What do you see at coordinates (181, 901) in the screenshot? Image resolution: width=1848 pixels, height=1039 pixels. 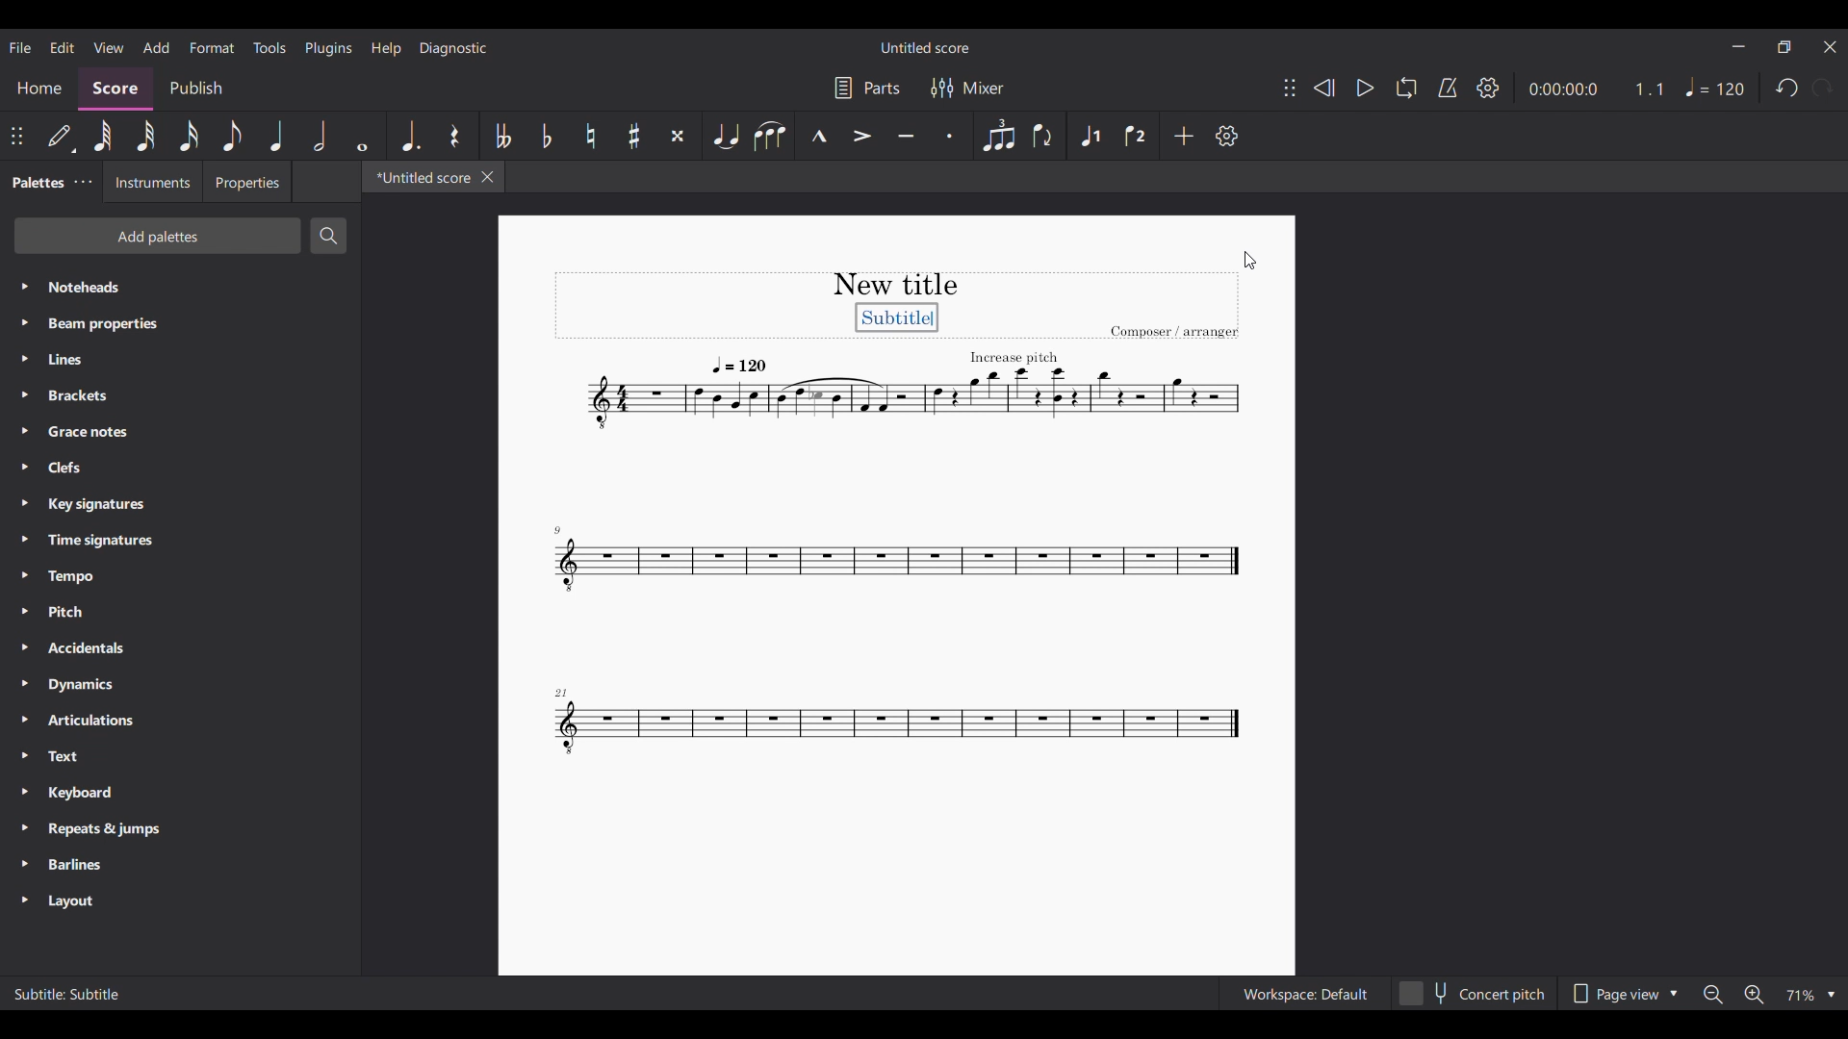 I see `Layout` at bounding box center [181, 901].